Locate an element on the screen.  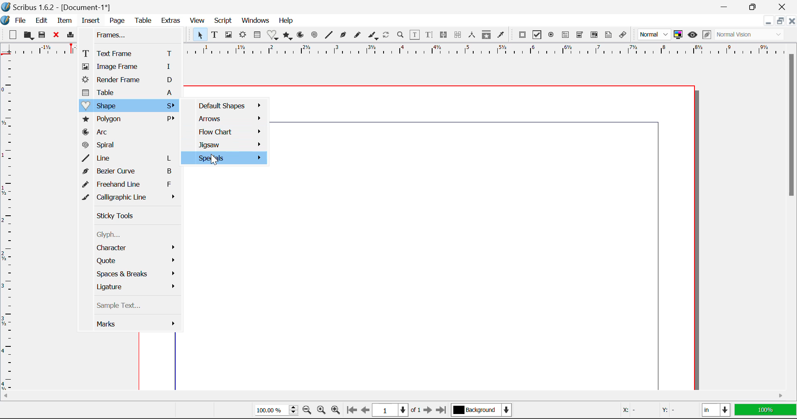
Space & breaks is located at coordinates (133, 274).